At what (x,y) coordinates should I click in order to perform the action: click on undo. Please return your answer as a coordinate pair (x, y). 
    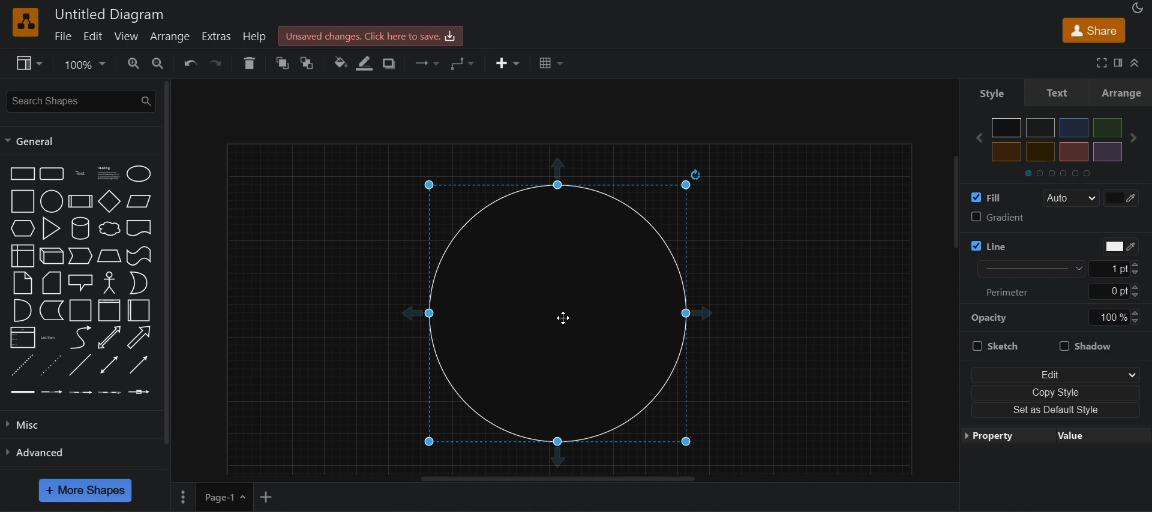
    Looking at the image, I should click on (191, 64).